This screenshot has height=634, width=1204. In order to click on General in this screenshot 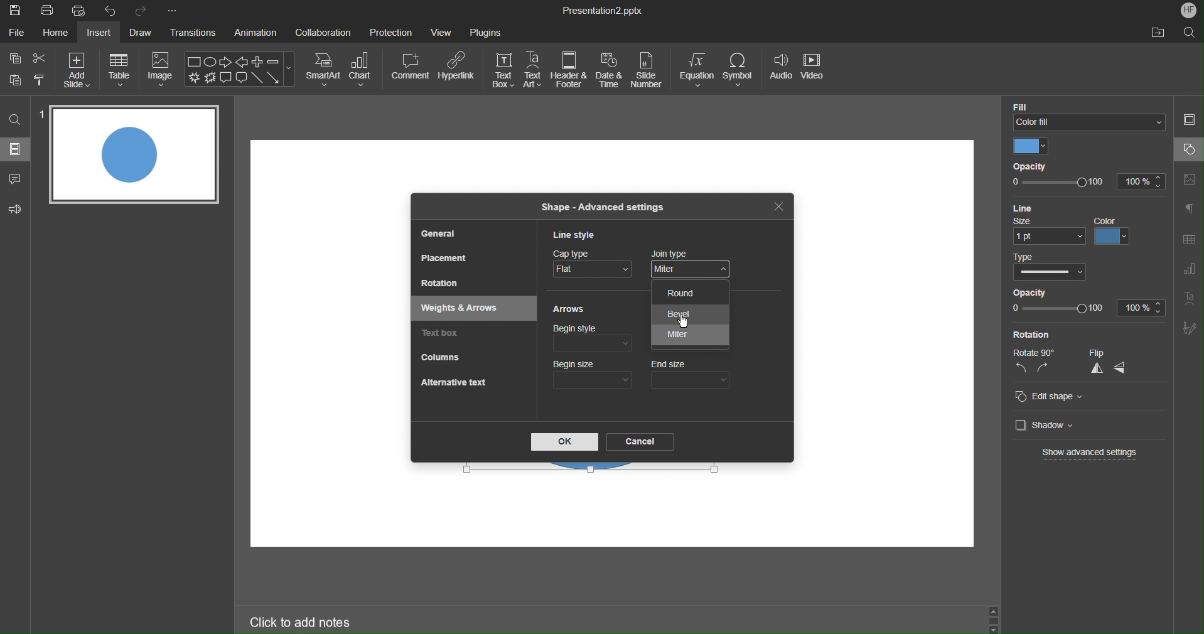, I will do `click(438, 234)`.